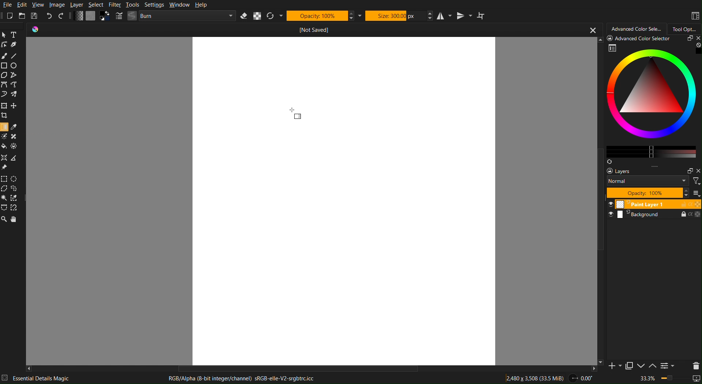 The image size is (702, 384). I want to click on Horizontal Mirror, so click(444, 15).